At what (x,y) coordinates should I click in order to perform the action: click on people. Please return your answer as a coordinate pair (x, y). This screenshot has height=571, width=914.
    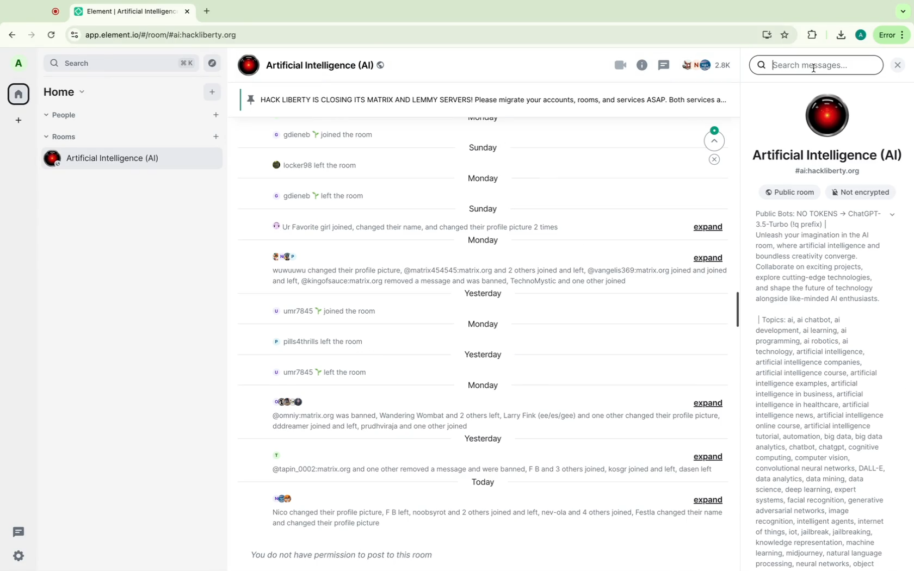
    Looking at the image, I should click on (65, 116).